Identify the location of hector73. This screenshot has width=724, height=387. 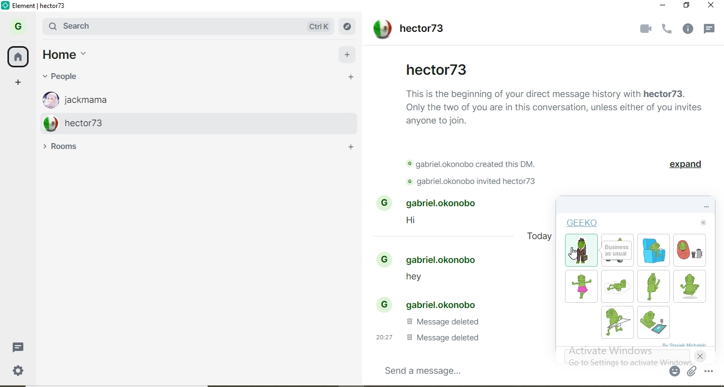
(437, 68).